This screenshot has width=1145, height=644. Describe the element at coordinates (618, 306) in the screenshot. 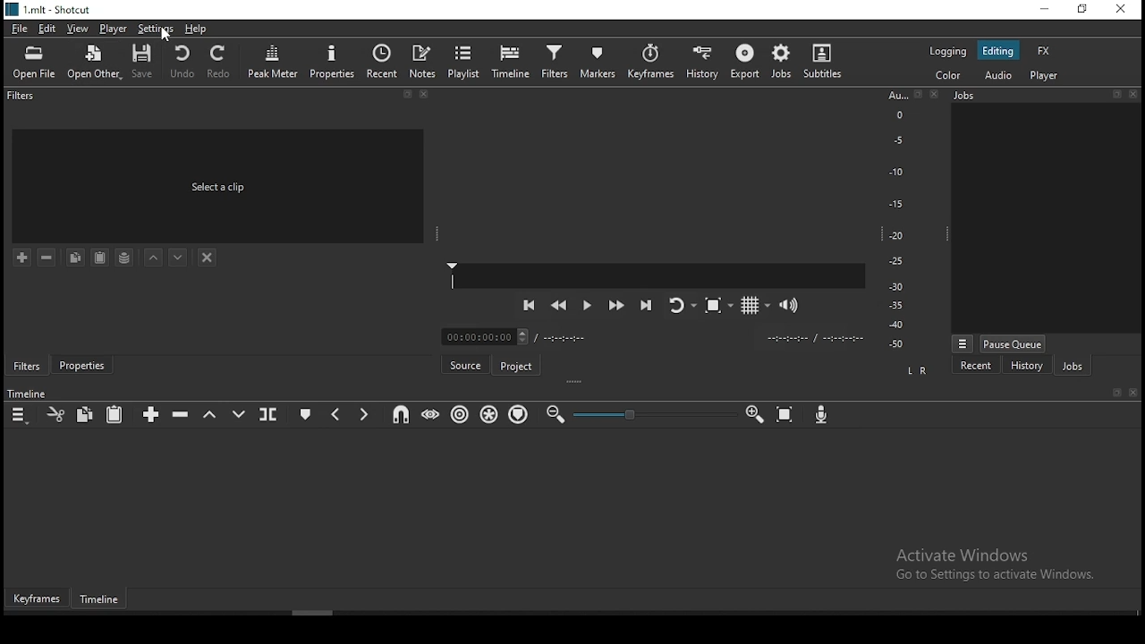

I see `play quickly forwards` at that location.